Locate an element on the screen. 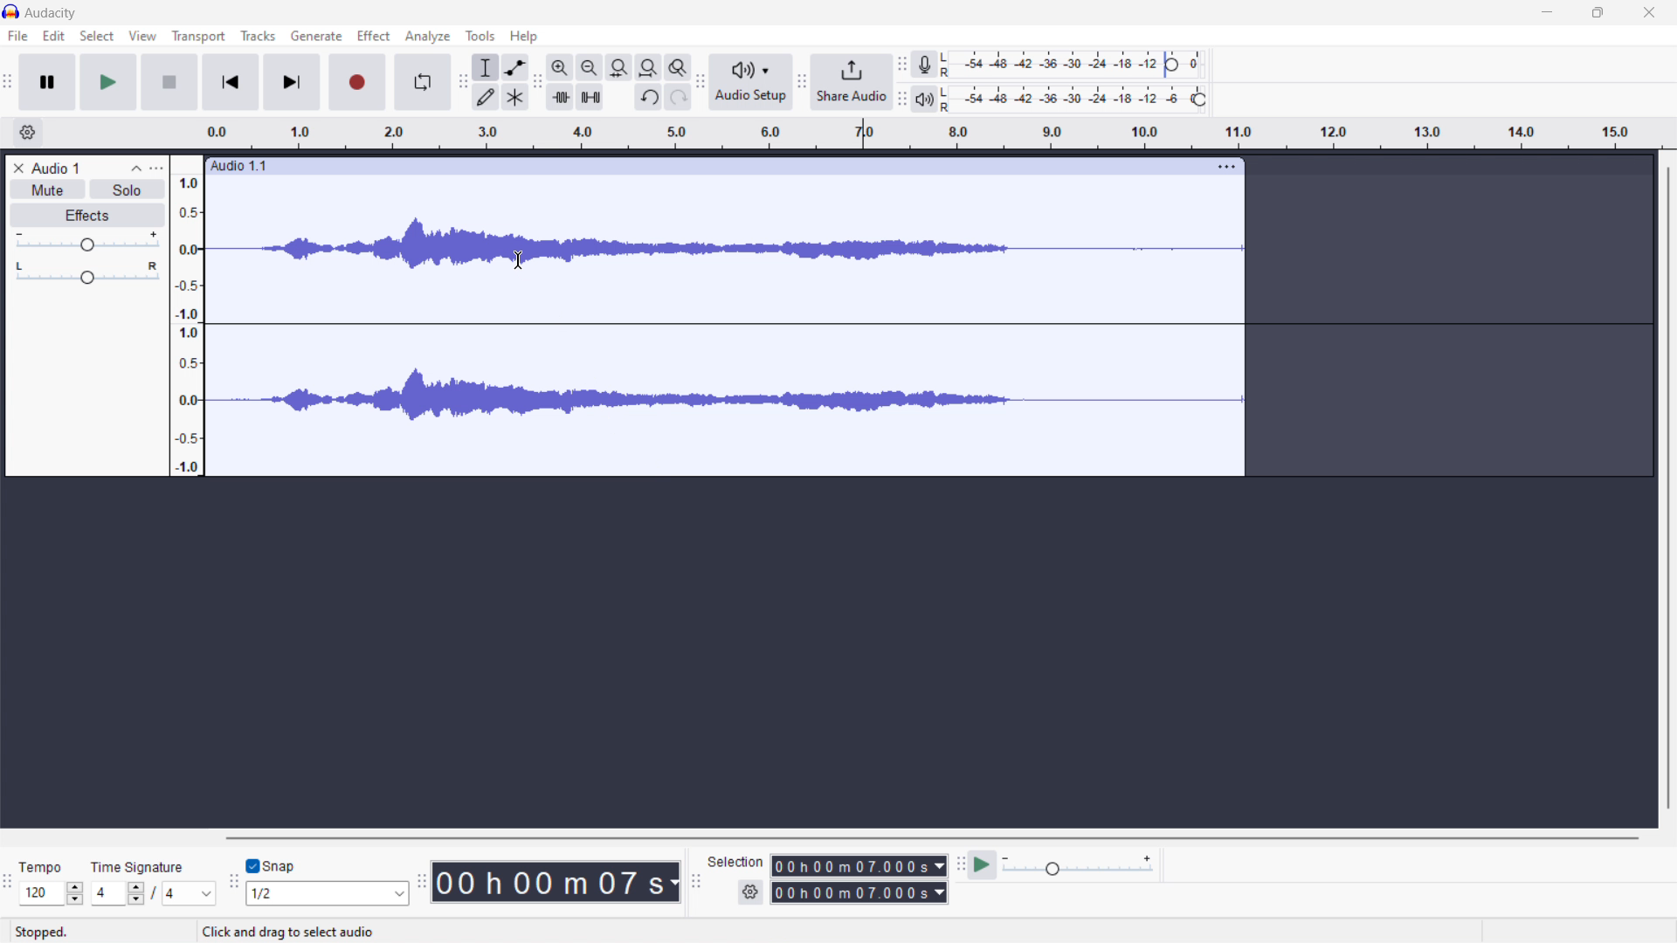 The height and width of the screenshot is (943, 1677). close is located at coordinates (1650, 13).